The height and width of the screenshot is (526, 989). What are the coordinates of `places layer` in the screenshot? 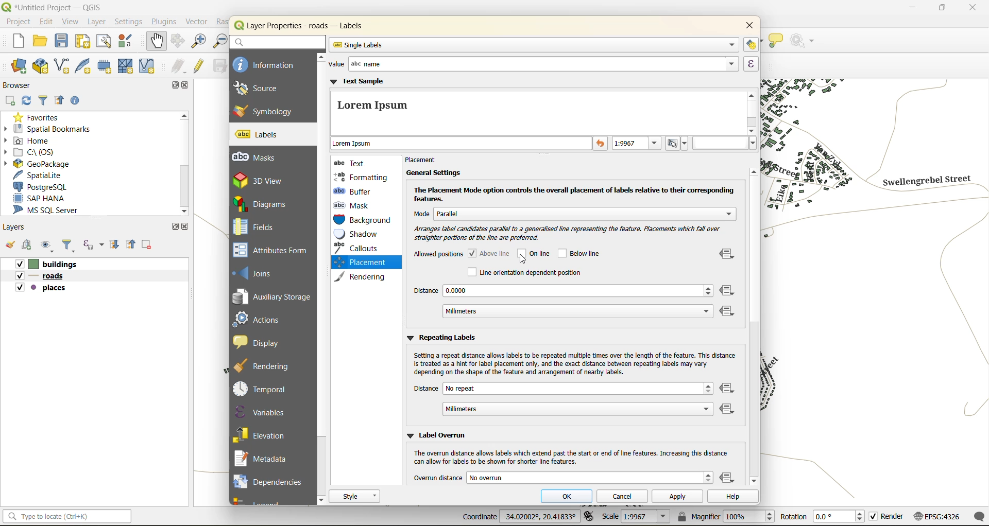 It's located at (41, 288).